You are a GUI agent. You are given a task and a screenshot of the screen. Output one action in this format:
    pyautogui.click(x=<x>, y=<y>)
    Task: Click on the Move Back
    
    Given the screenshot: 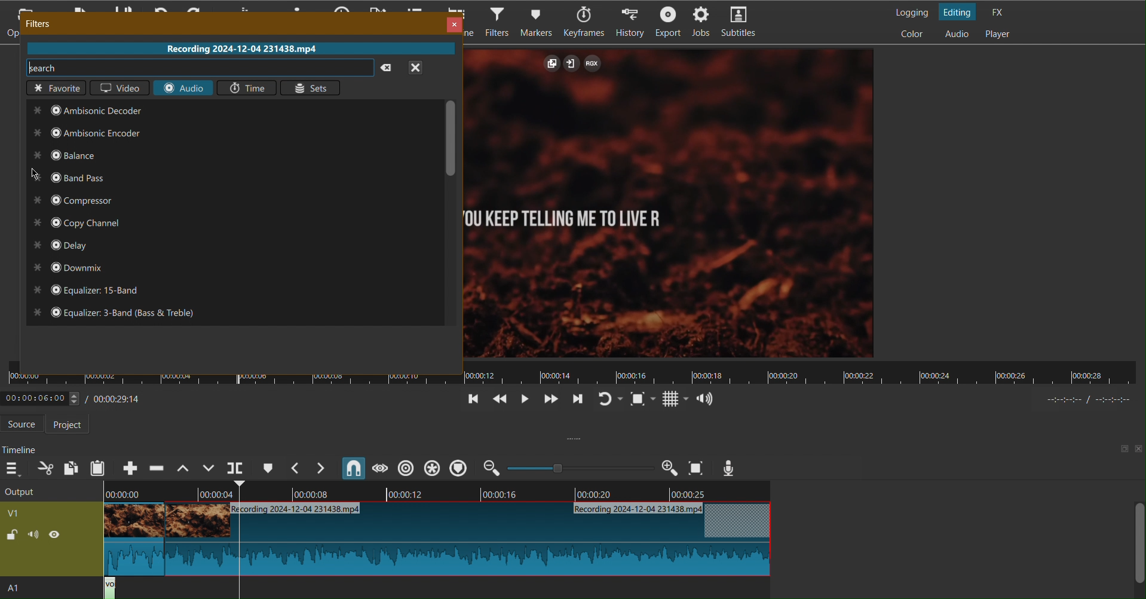 What is the action you would take?
    pyautogui.click(x=498, y=401)
    